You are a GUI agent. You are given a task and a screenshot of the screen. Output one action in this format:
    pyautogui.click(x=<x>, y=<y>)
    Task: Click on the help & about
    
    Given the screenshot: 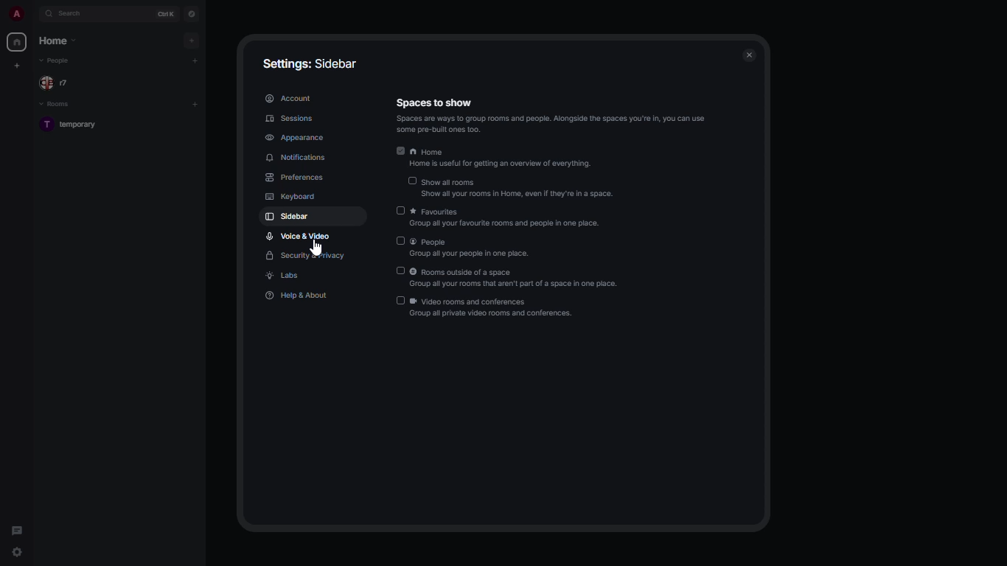 What is the action you would take?
    pyautogui.click(x=298, y=293)
    